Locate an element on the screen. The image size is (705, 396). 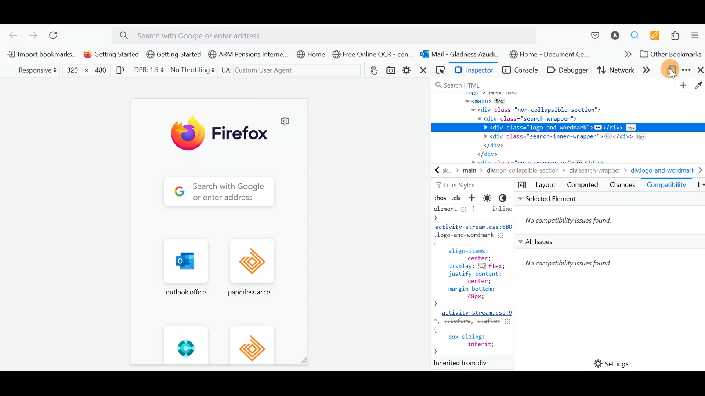
Bookmark 6 is located at coordinates (374, 55).